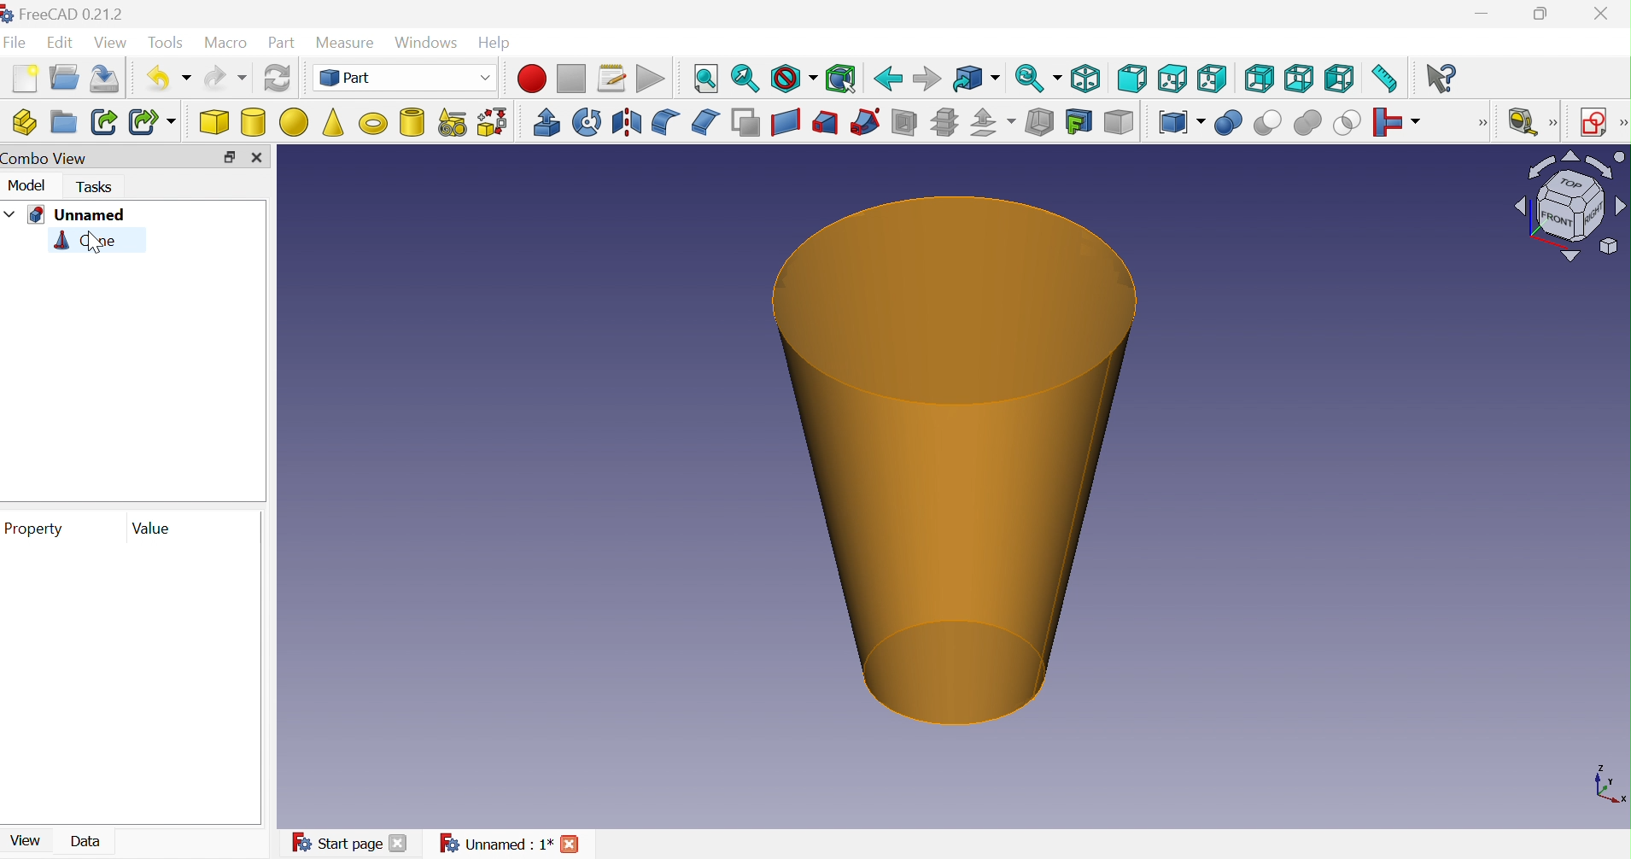  What do you see at coordinates (1298, 79) in the screenshot?
I see `Bottom` at bounding box center [1298, 79].